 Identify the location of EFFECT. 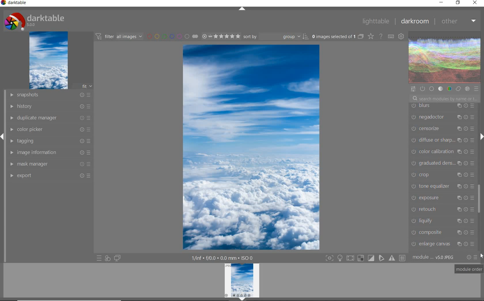
(467, 89).